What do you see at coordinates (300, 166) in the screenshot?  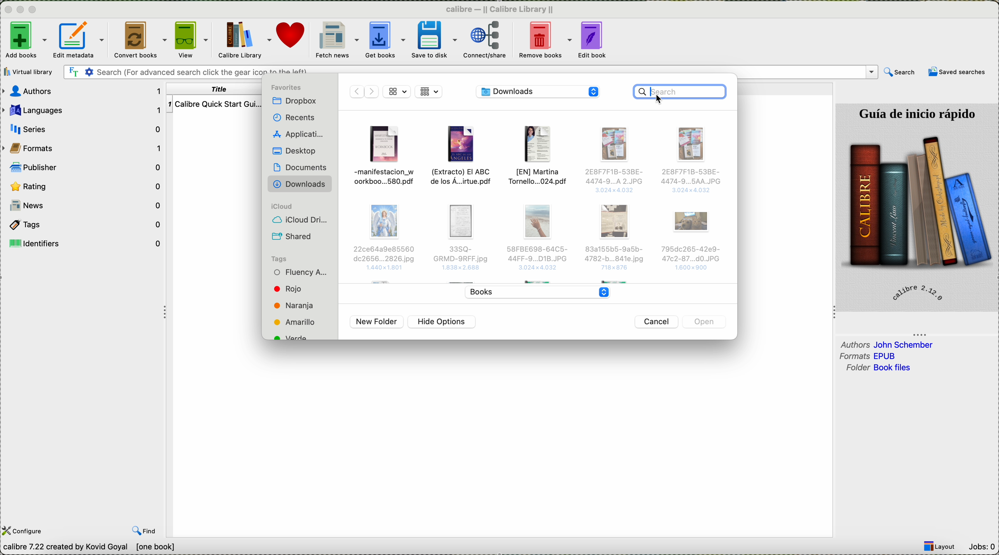 I see `documents` at bounding box center [300, 166].